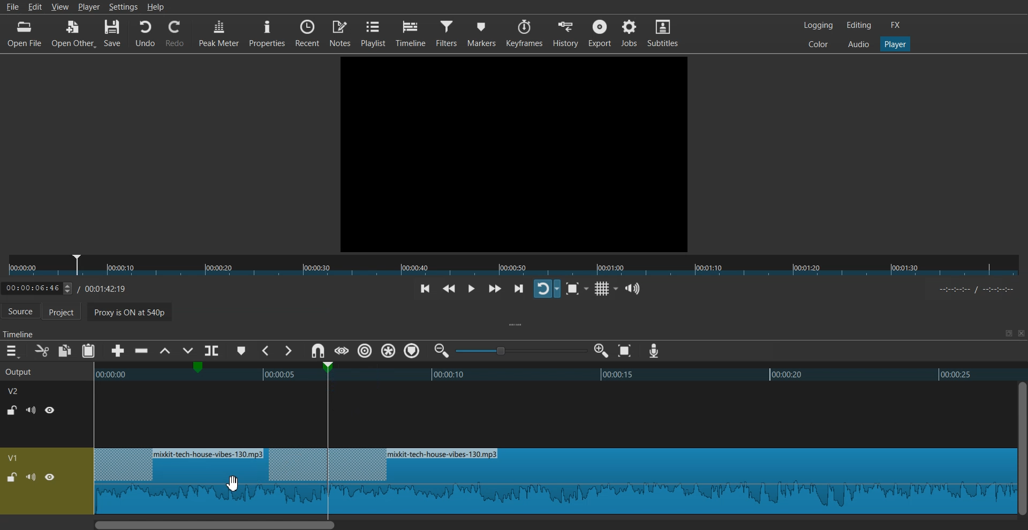 Image resolution: width=1028 pixels, height=530 pixels. What do you see at coordinates (19, 390) in the screenshot?
I see `V2` at bounding box center [19, 390].